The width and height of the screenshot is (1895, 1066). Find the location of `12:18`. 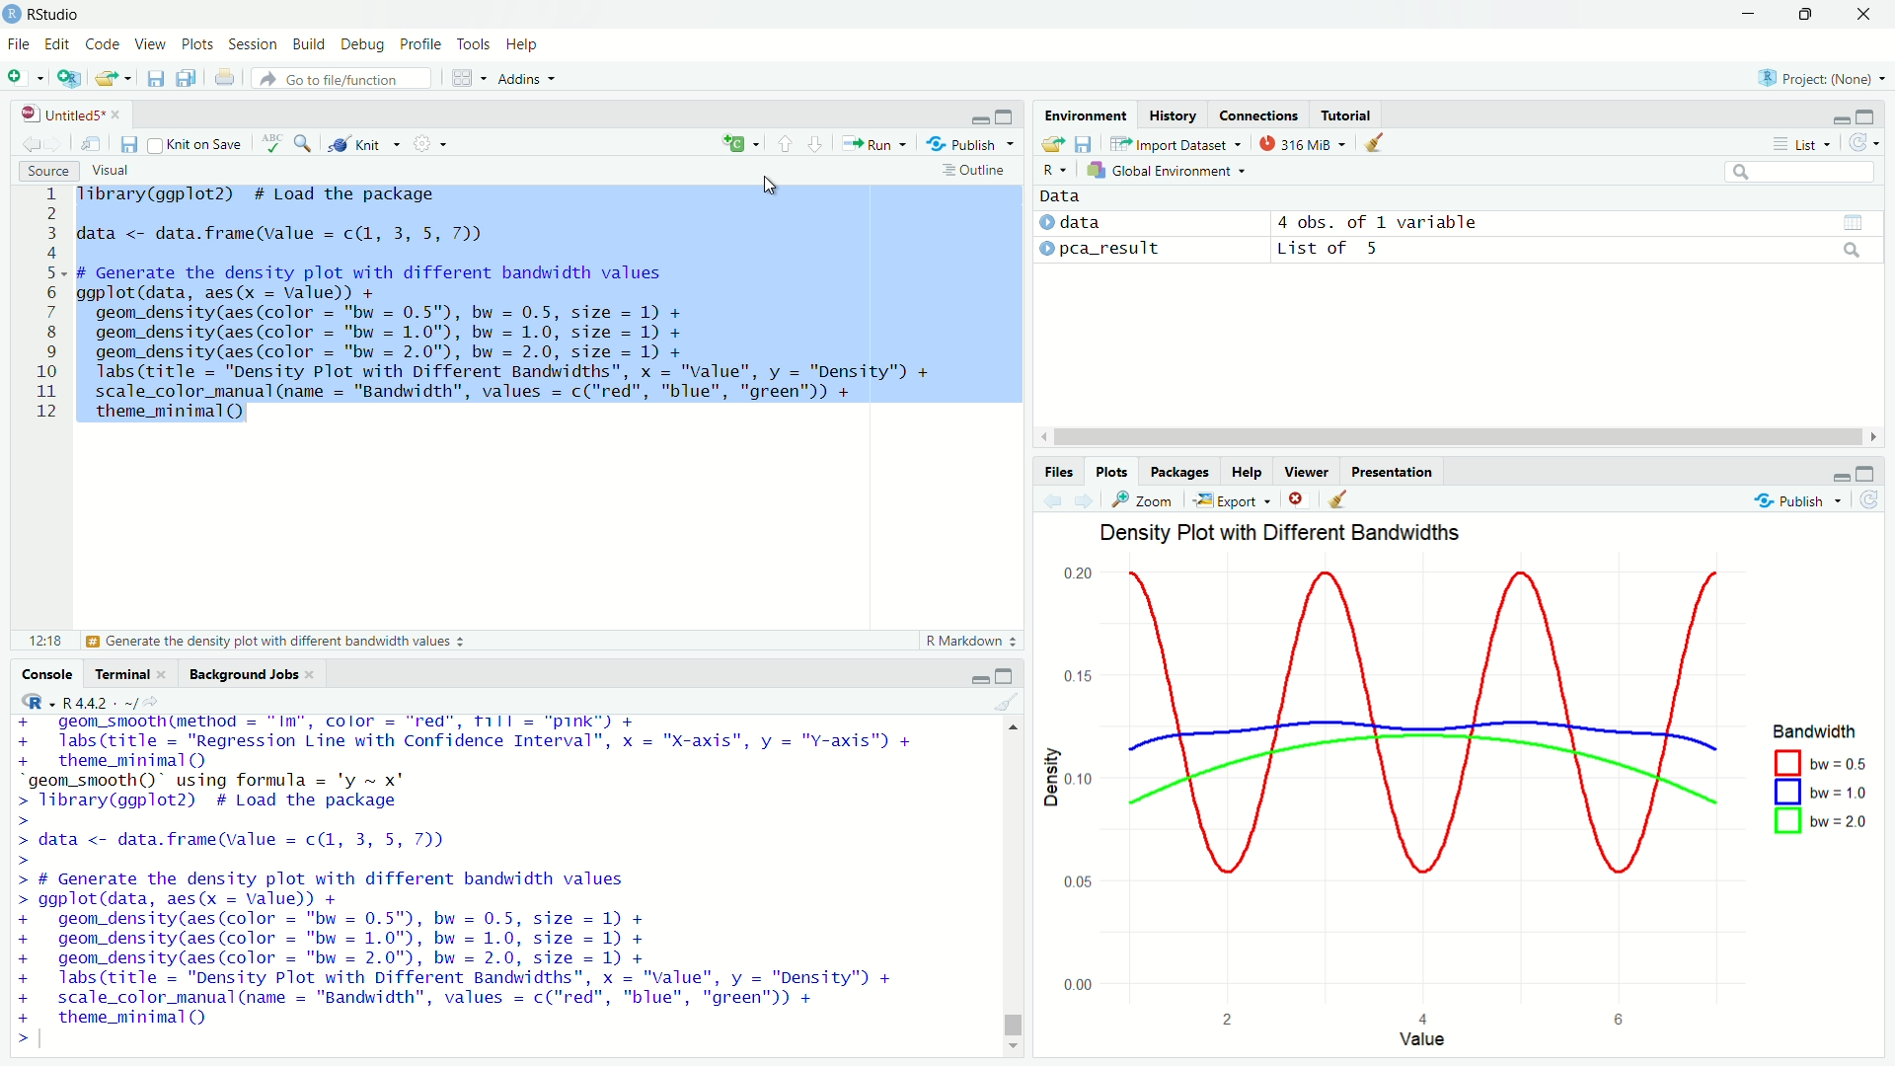

12:18 is located at coordinates (45, 640).